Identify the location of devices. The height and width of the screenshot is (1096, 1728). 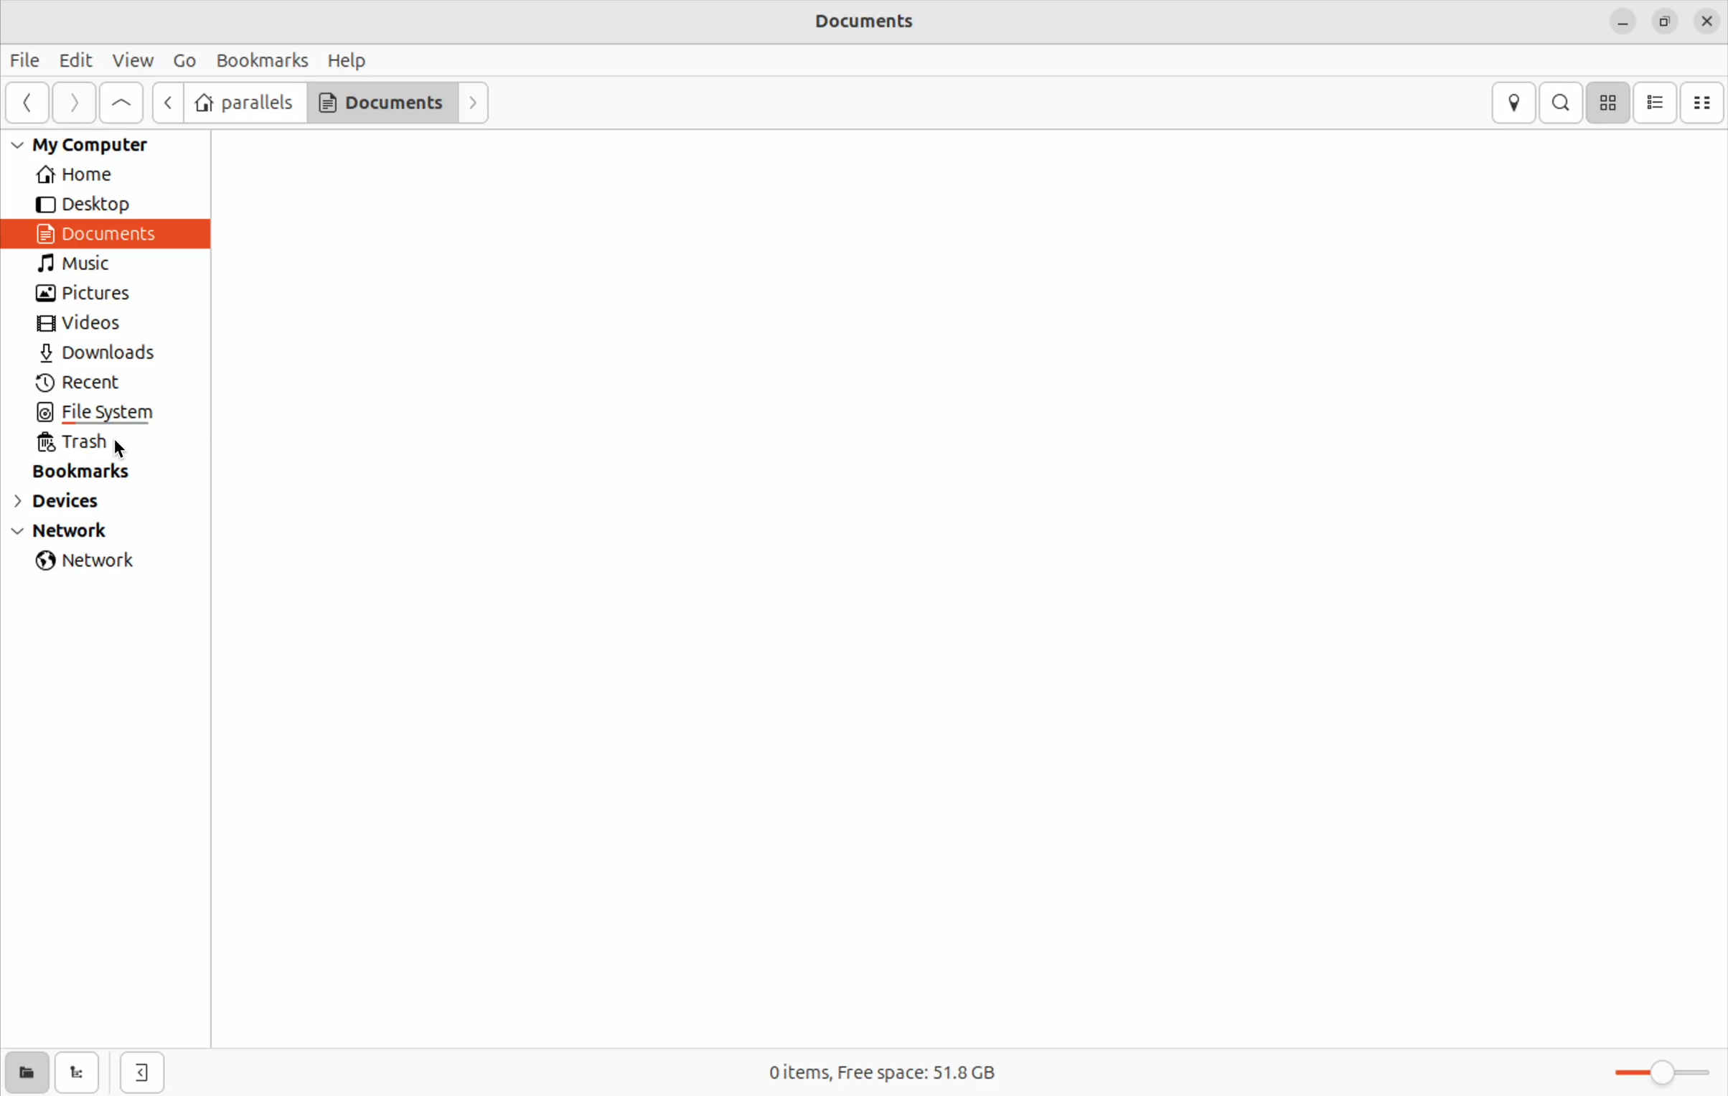
(73, 504).